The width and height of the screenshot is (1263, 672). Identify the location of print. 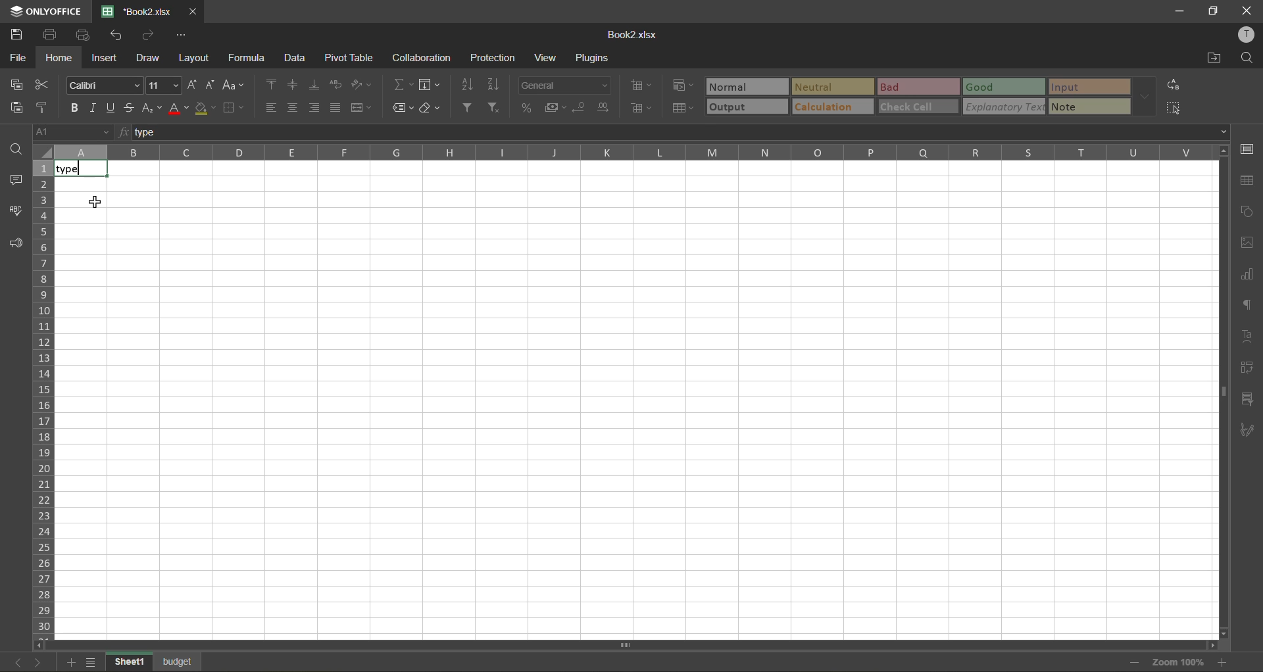
(48, 36).